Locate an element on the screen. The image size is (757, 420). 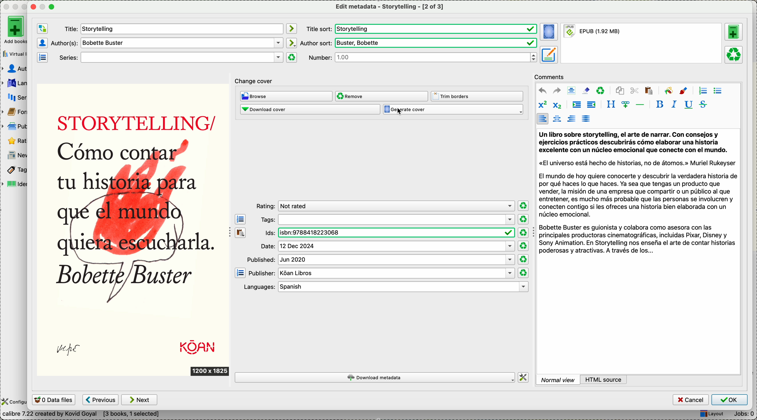
bold is located at coordinates (660, 105).